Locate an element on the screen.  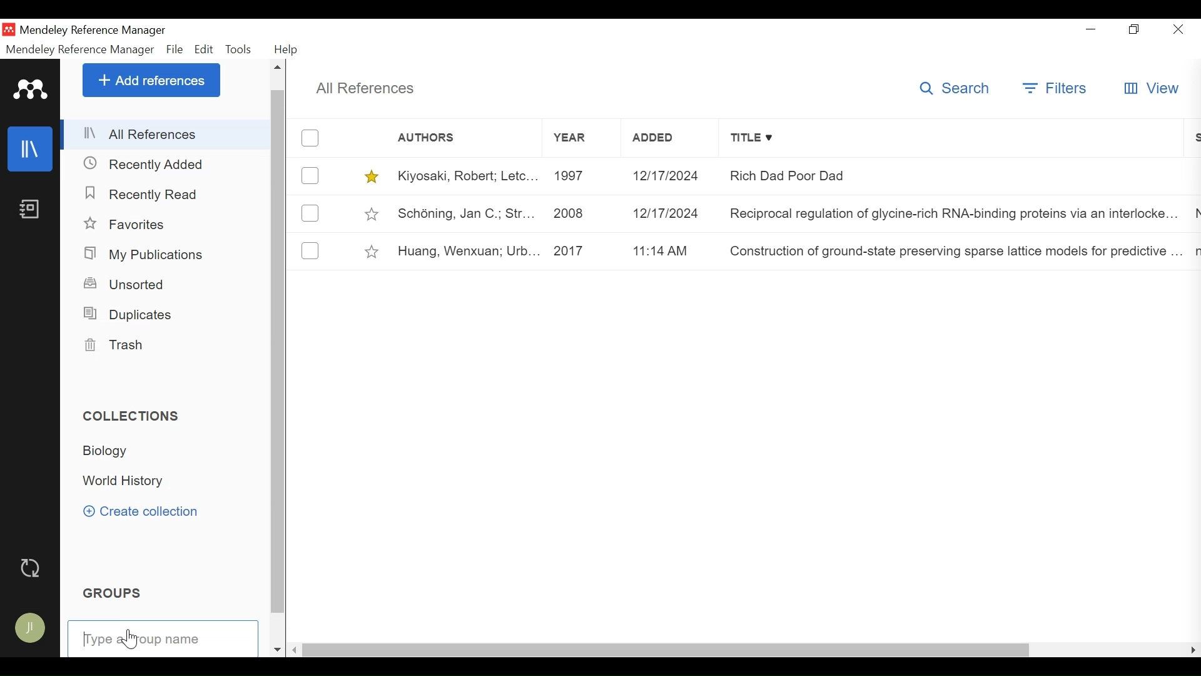
(un)select is located at coordinates (310, 175).